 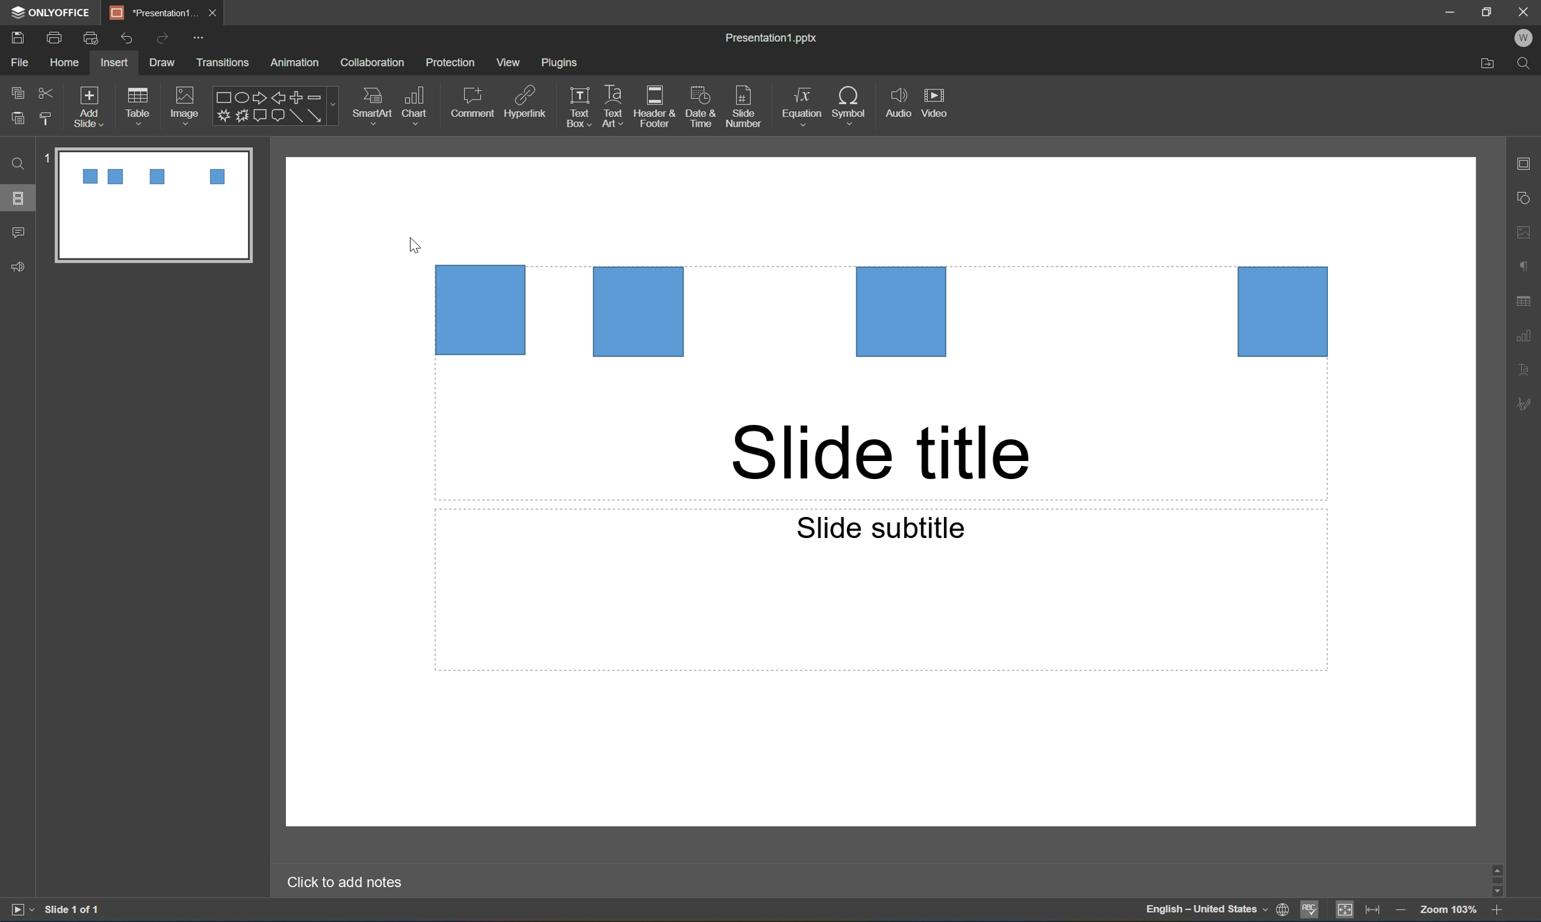 I want to click on comments, so click(x=17, y=232).